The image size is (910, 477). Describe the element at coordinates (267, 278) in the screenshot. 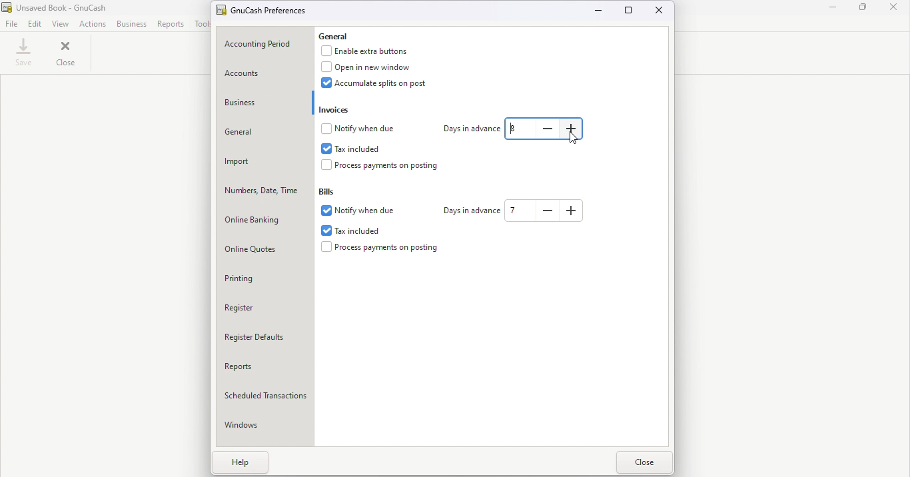

I see `Printing` at that location.